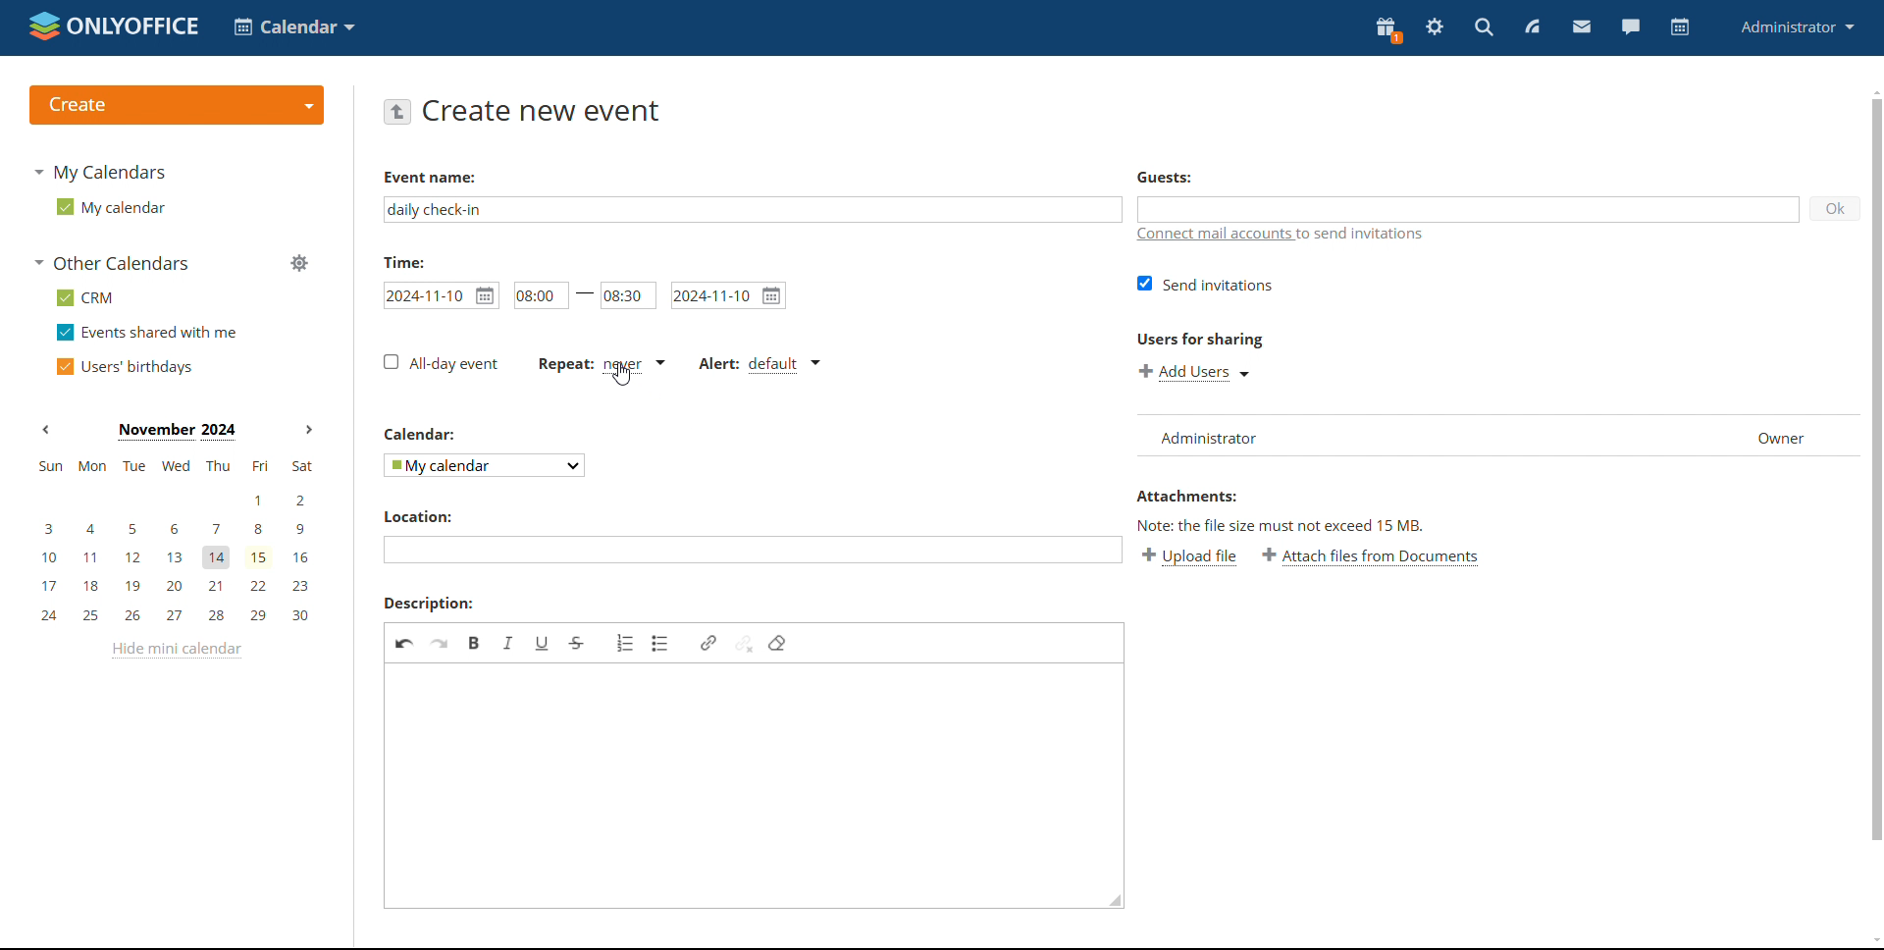 This screenshot has height=950, width=1884. Describe the element at coordinates (601, 364) in the screenshot. I see `event repetition` at that location.